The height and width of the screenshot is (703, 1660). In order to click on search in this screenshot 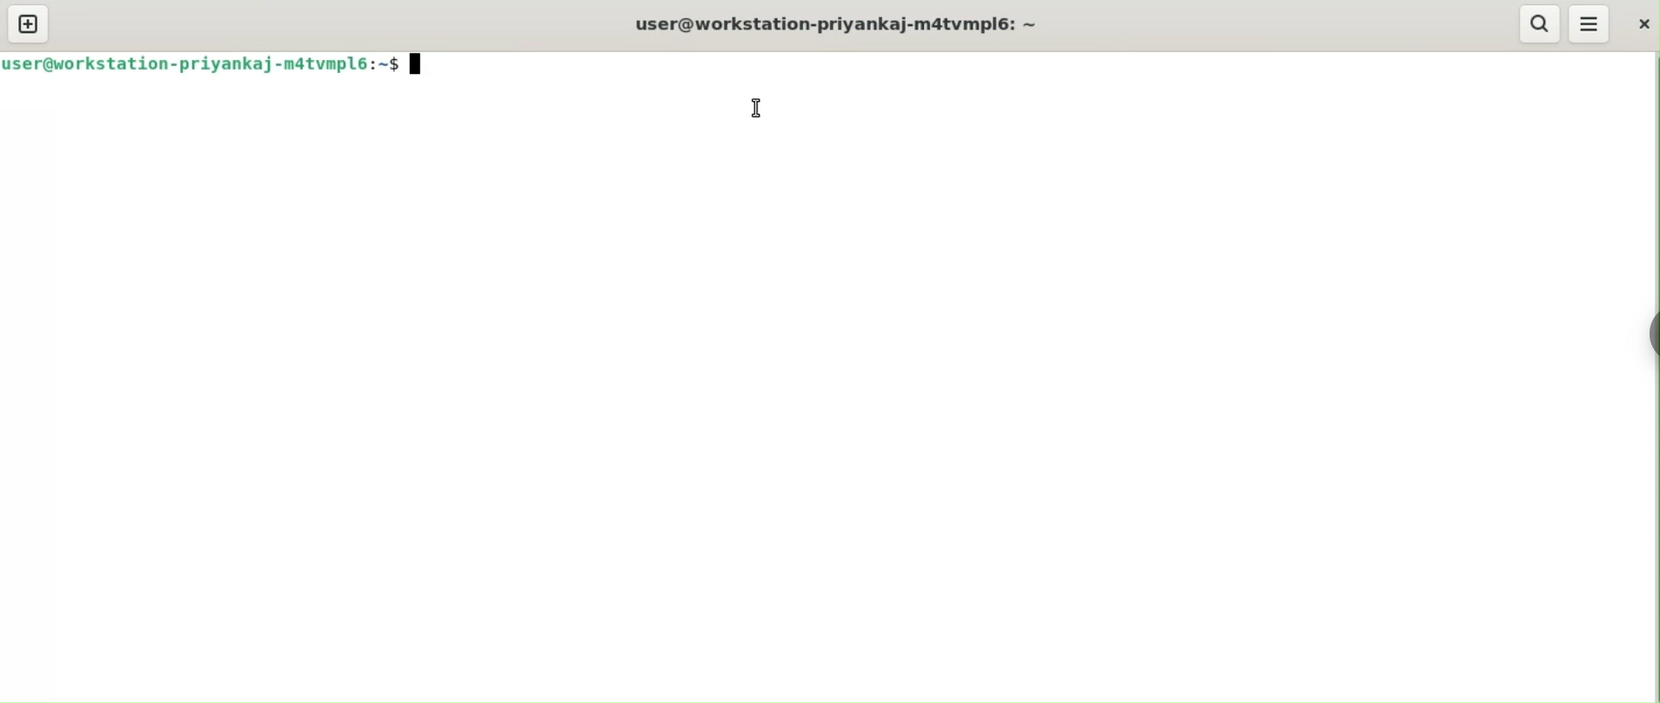, I will do `click(1539, 23)`.